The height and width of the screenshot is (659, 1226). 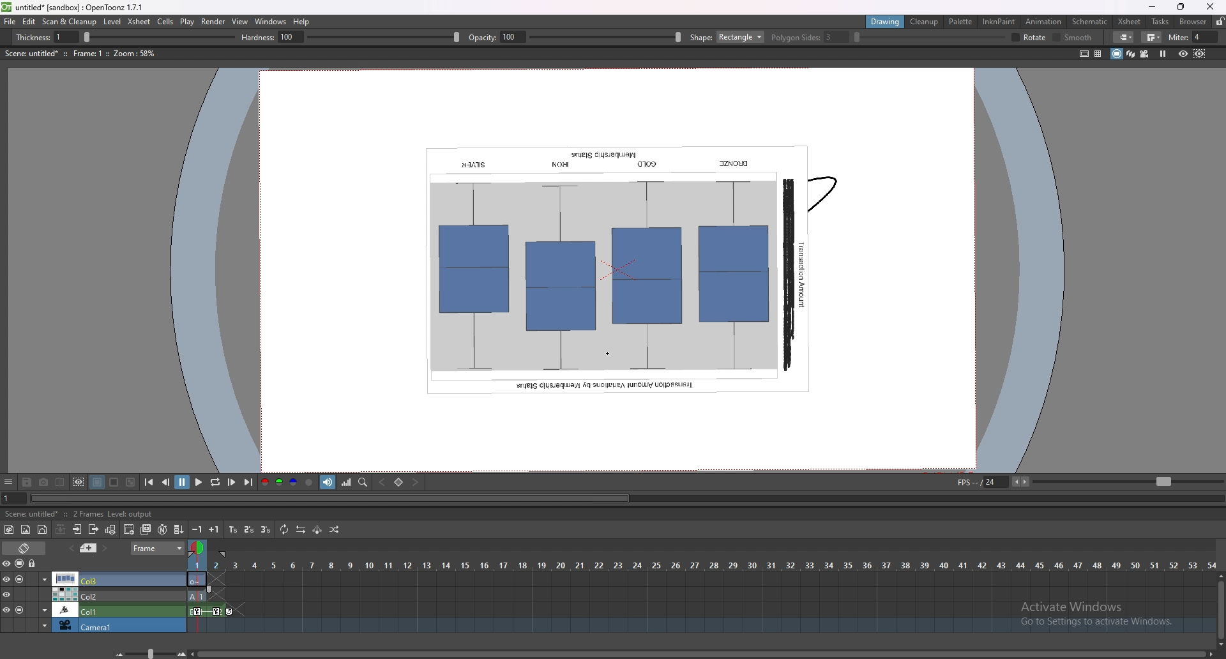 What do you see at coordinates (1151, 38) in the screenshot?
I see `join` at bounding box center [1151, 38].